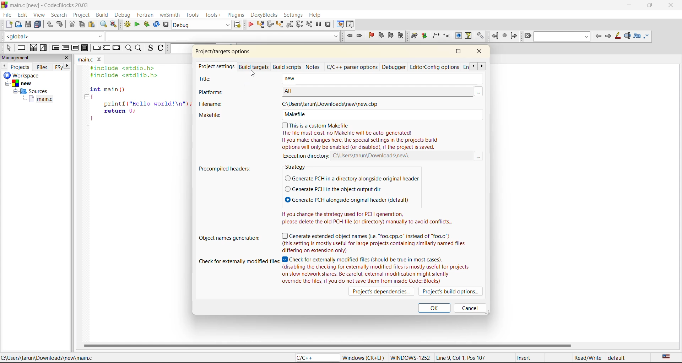 The width and height of the screenshot is (682, 363). Describe the element at coordinates (128, 49) in the screenshot. I see `zoom in` at that location.